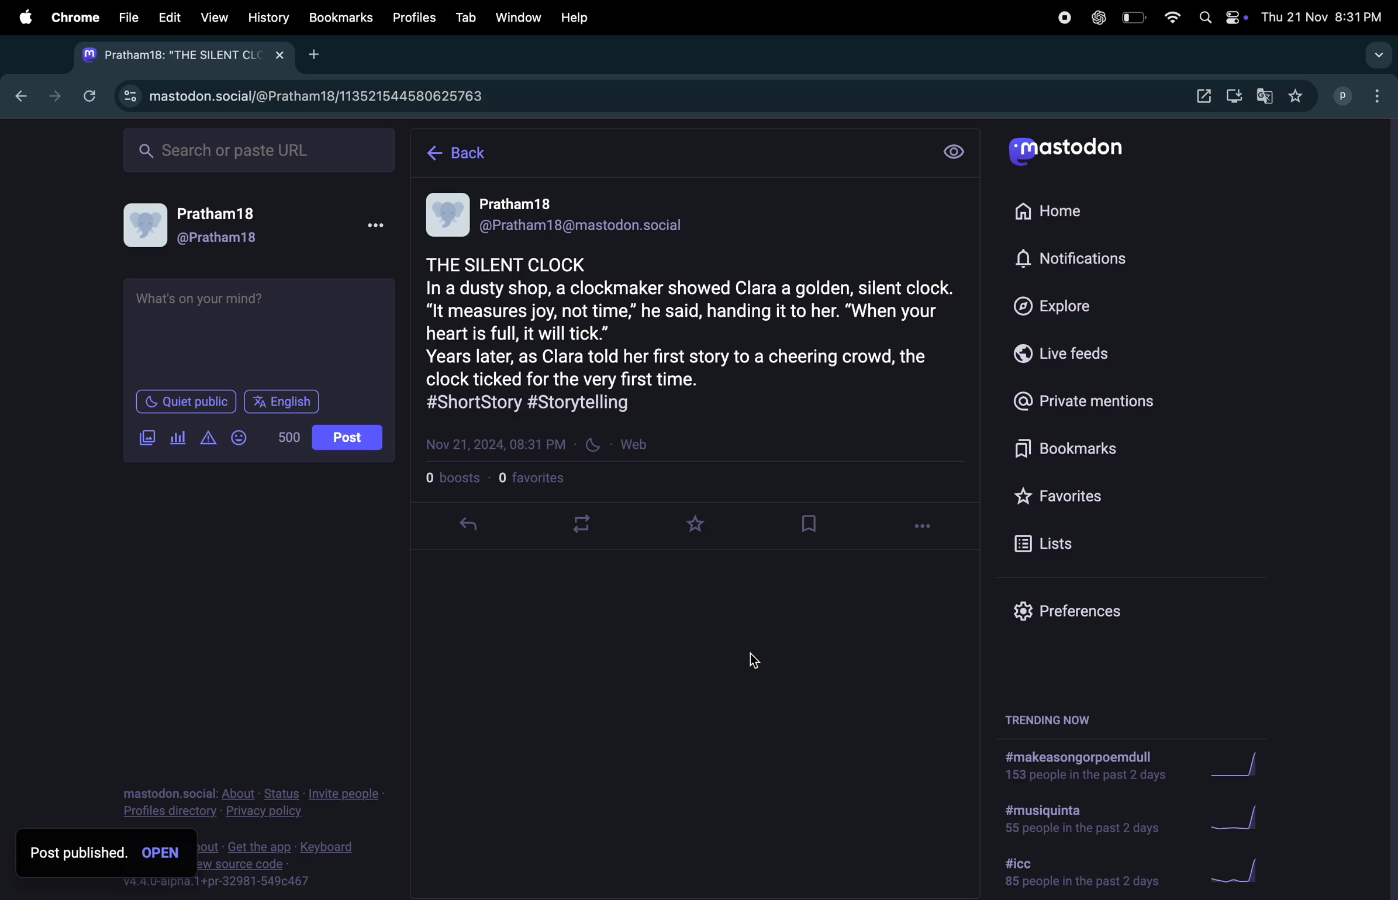 This screenshot has height=900, width=1398. What do you see at coordinates (1233, 874) in the screenshot?
I see `graph` at bounding box center [1233, 874].